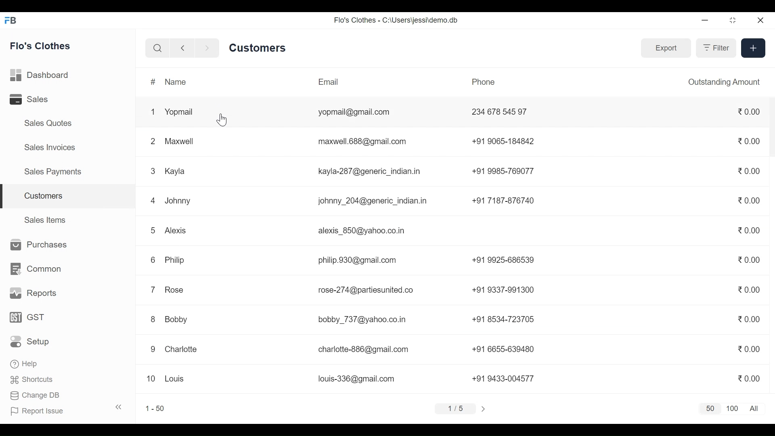 Image resolution: width=775 pixels, height=436 pixels. Describe the element at coordinates (748, 260) in the screenshot. I see `0.00` at that location.